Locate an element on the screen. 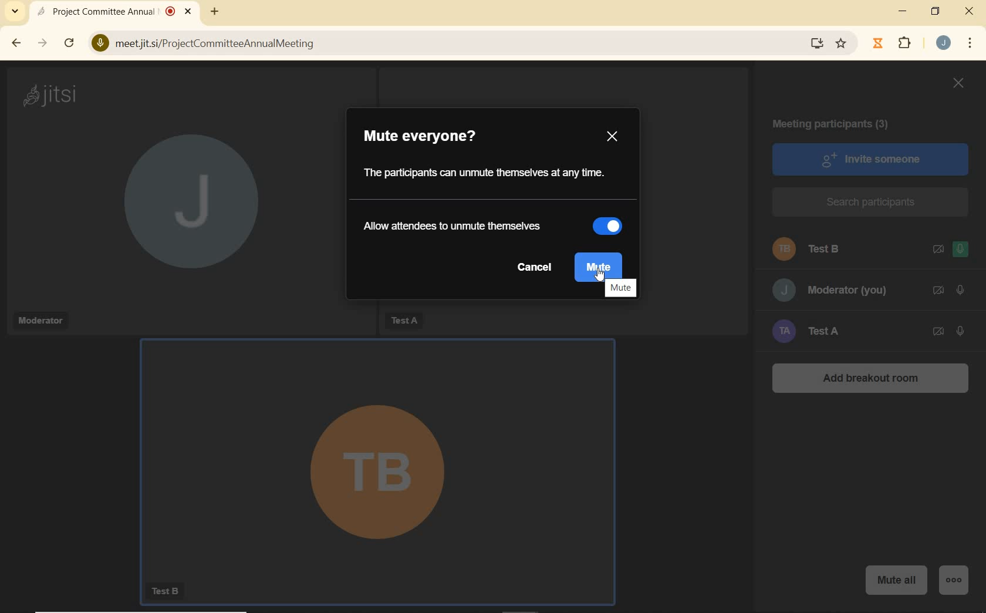  INVITE SOMEONE is located at coordinates (870, 158).